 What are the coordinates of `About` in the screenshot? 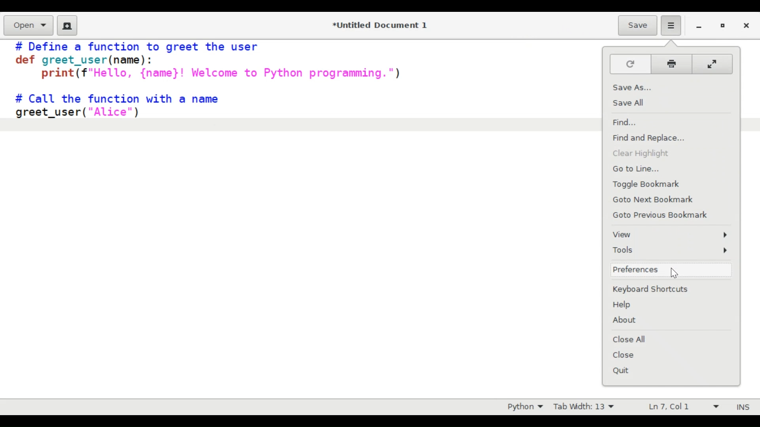 It's located at (665, 320).